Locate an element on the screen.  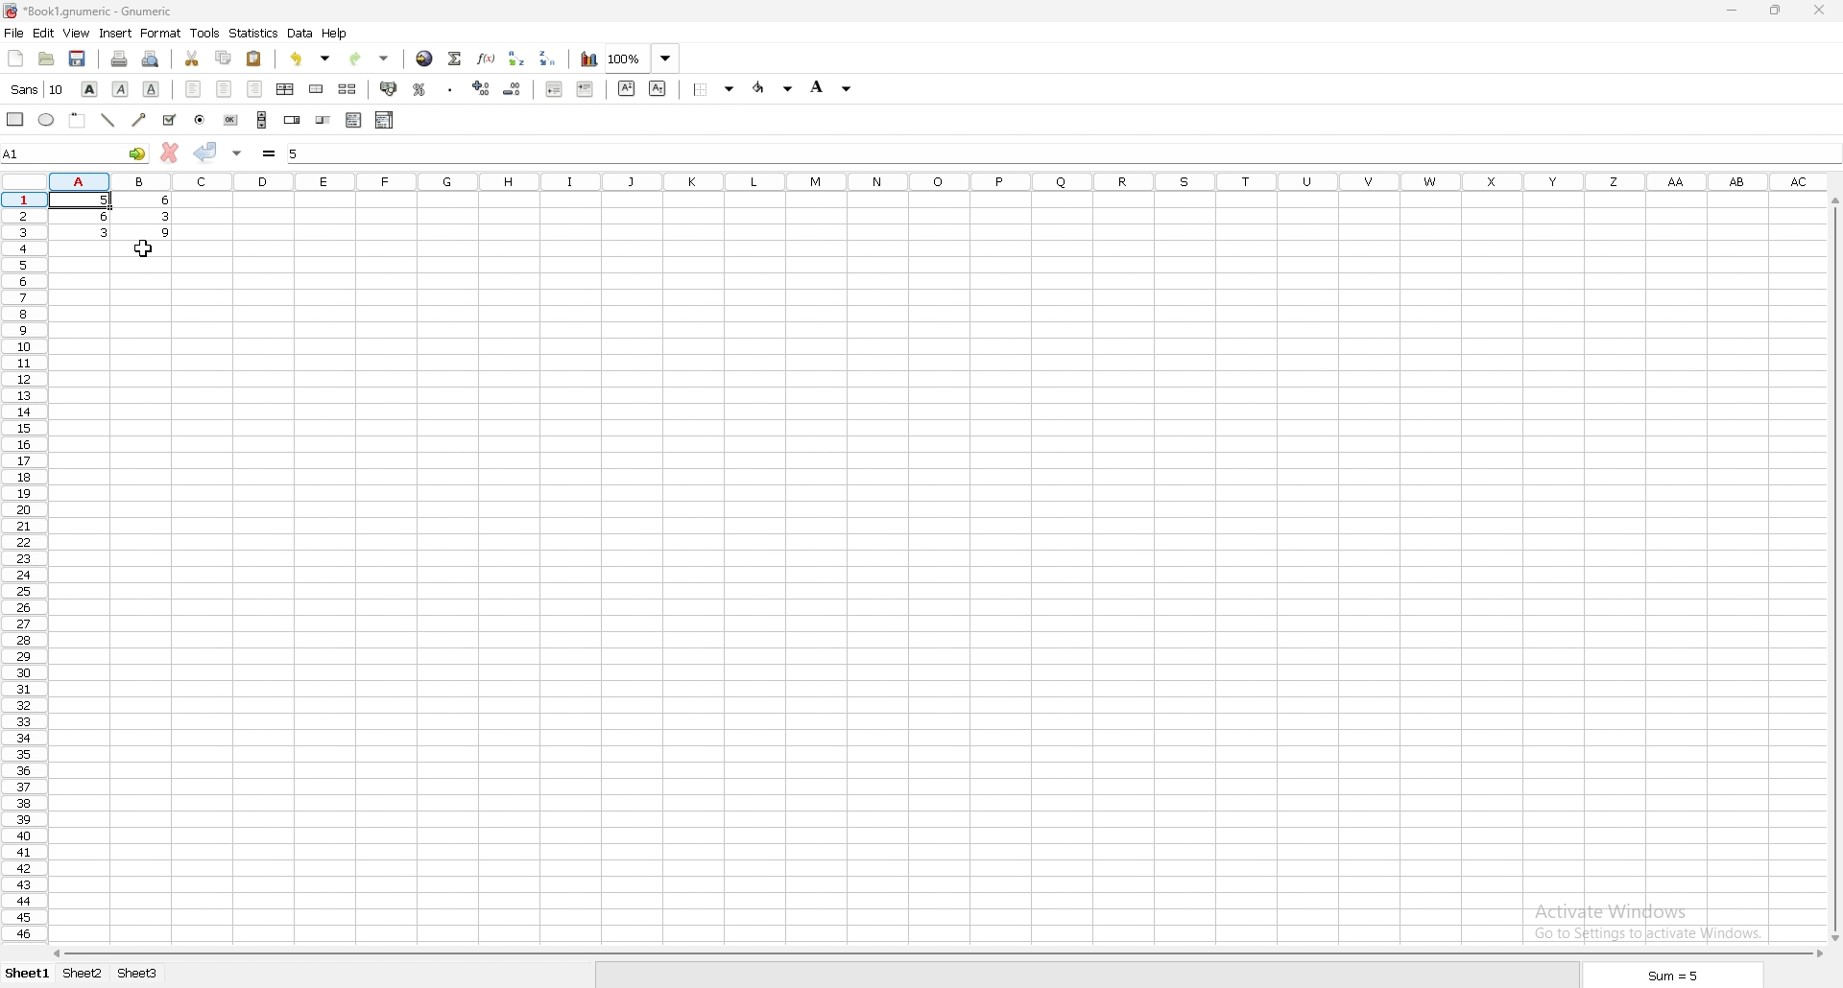
center horizontally is located at coordinates (284, 88).